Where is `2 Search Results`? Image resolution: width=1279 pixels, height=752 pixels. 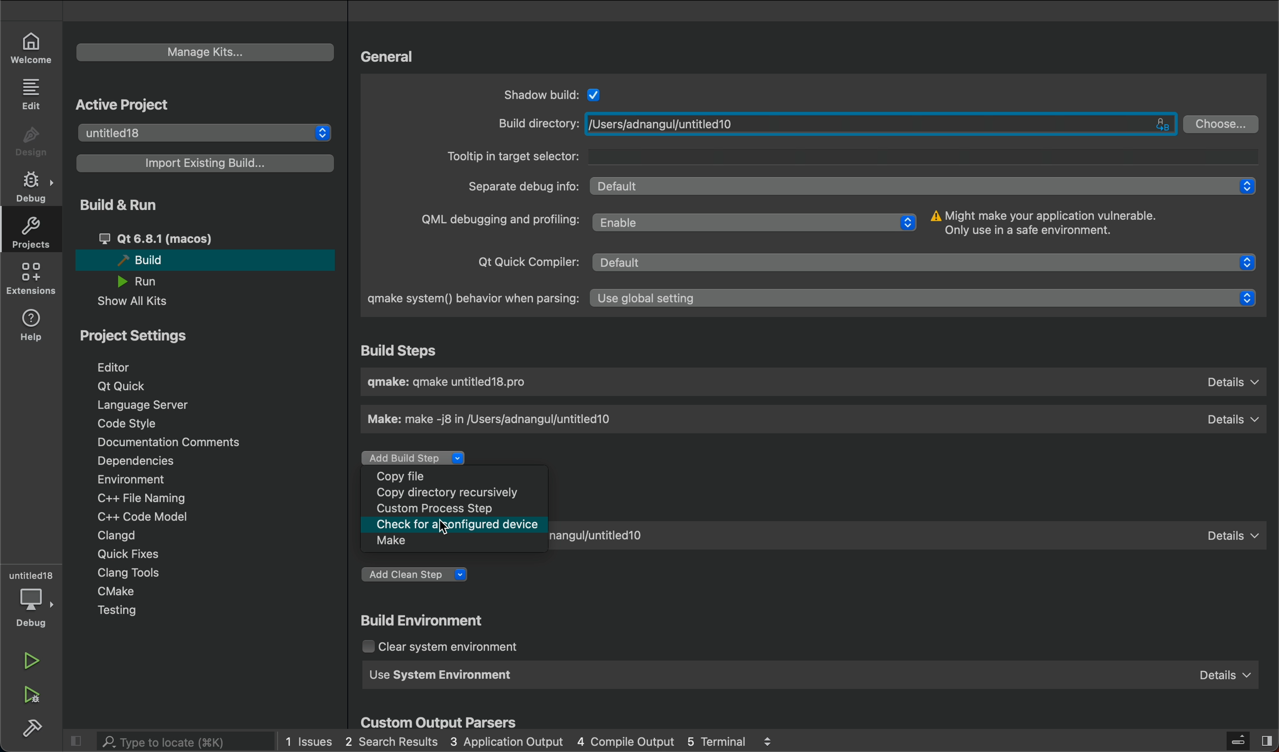
2 Search Results is located at coordinates (391, 740).